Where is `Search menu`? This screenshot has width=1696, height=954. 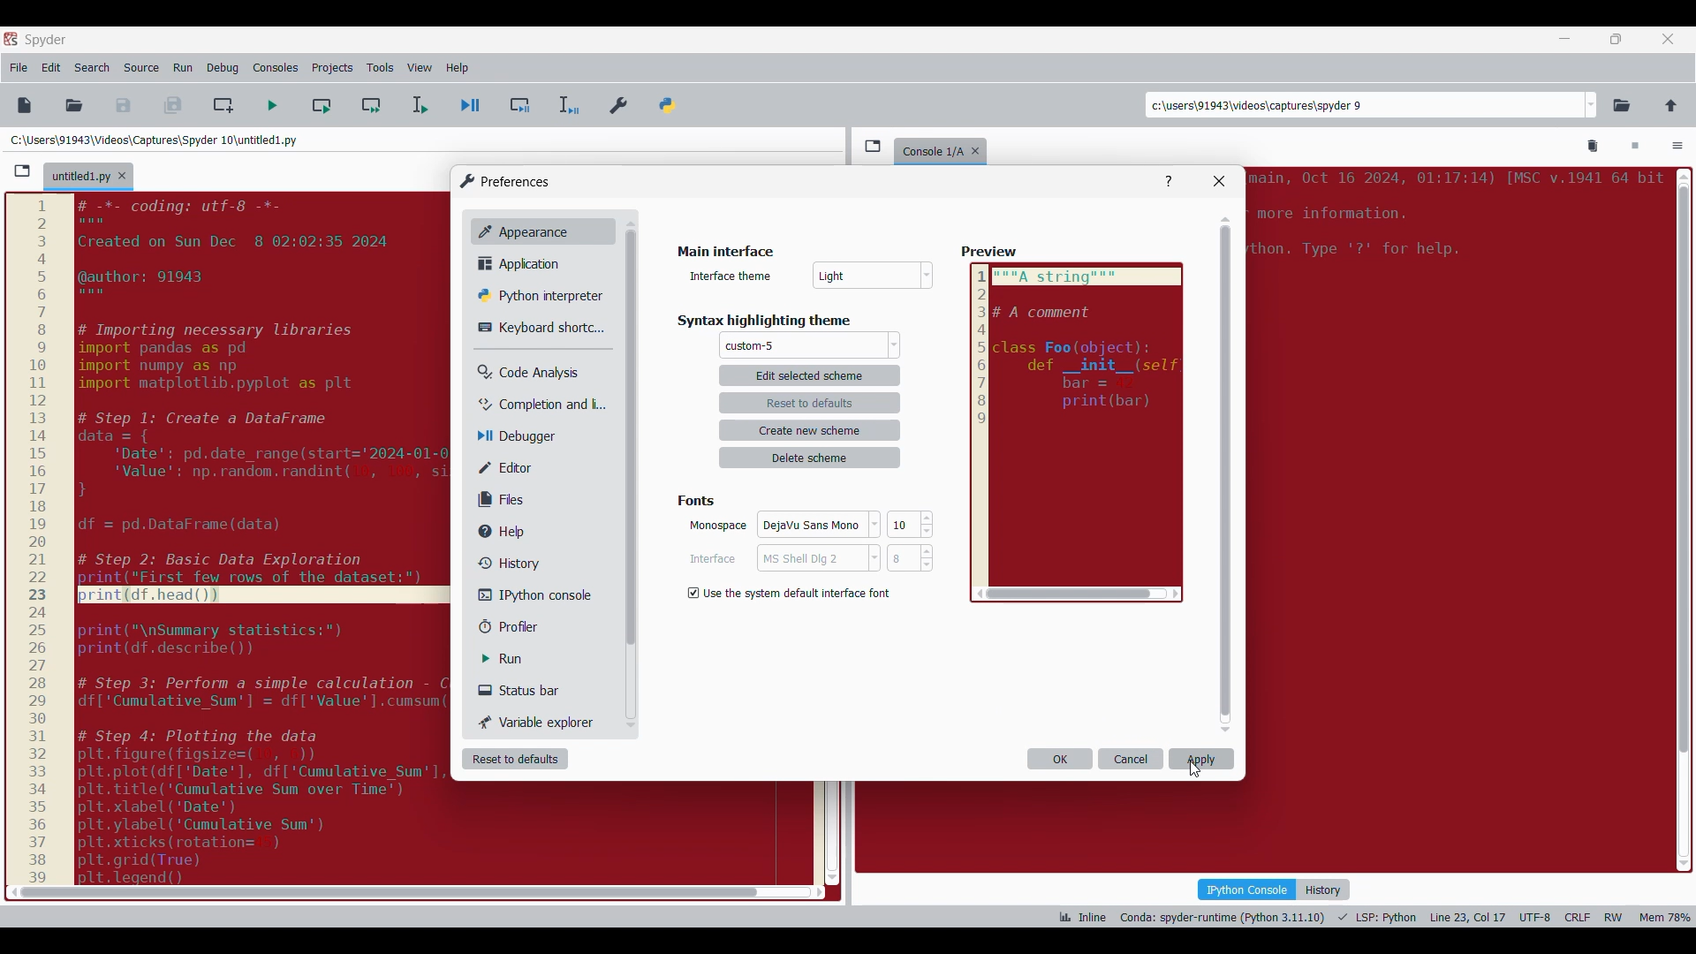 Search menu is located at coordinates (93, 68).